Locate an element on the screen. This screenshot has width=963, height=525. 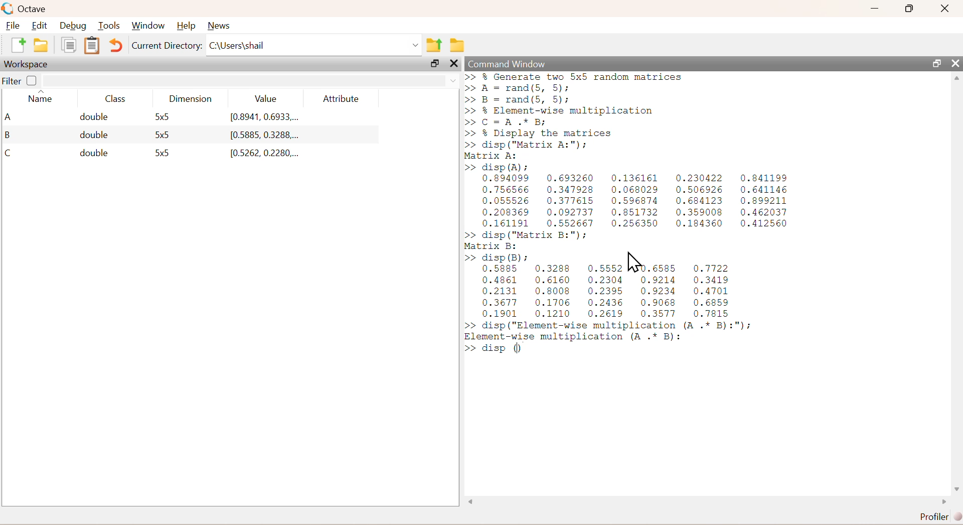
Dropdown is located at coordinates (449, 79).